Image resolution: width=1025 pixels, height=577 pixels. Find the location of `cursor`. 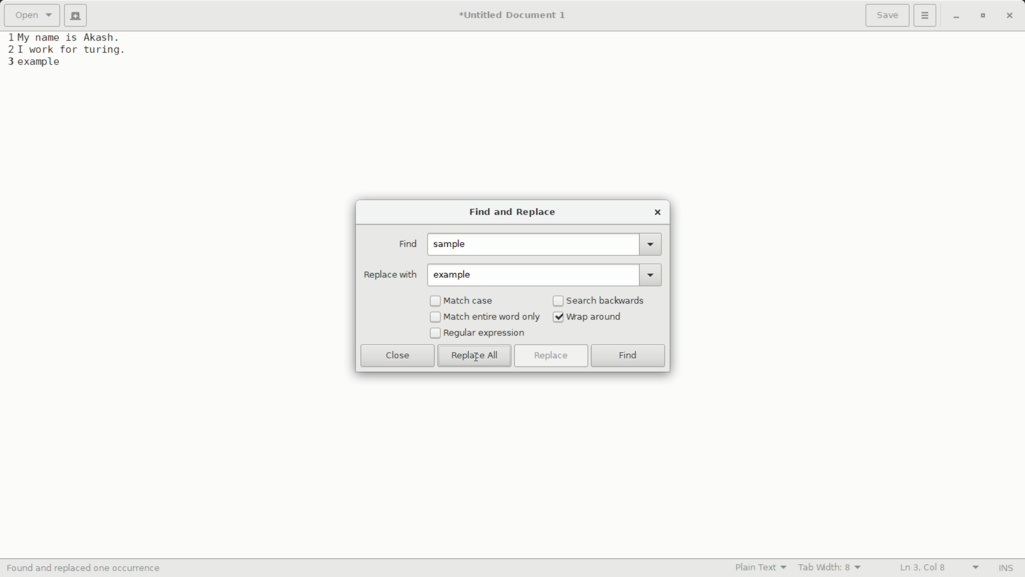

cursor is located at coordinates (477, 356).